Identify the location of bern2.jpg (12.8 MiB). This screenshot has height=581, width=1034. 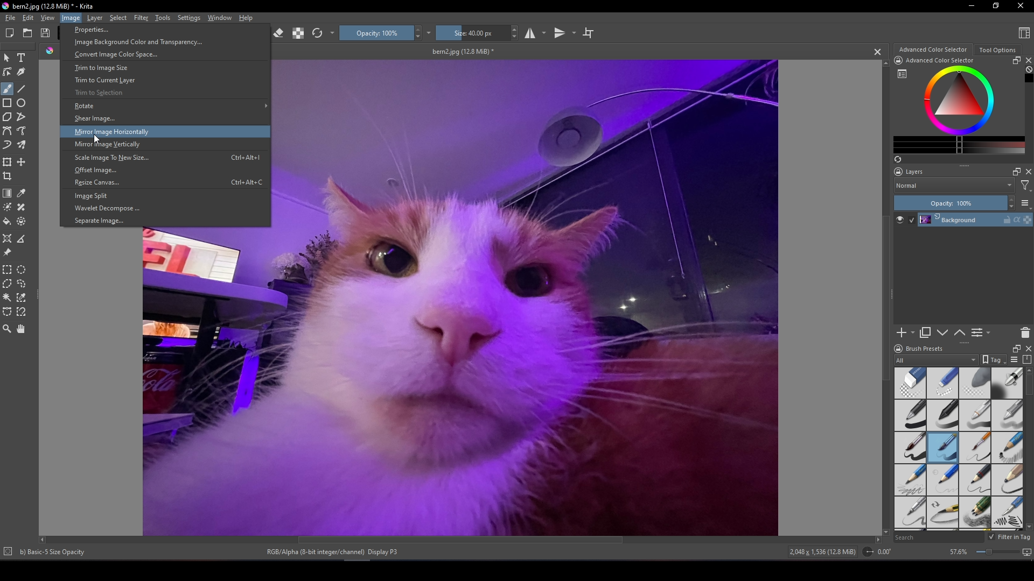
(463, 52).